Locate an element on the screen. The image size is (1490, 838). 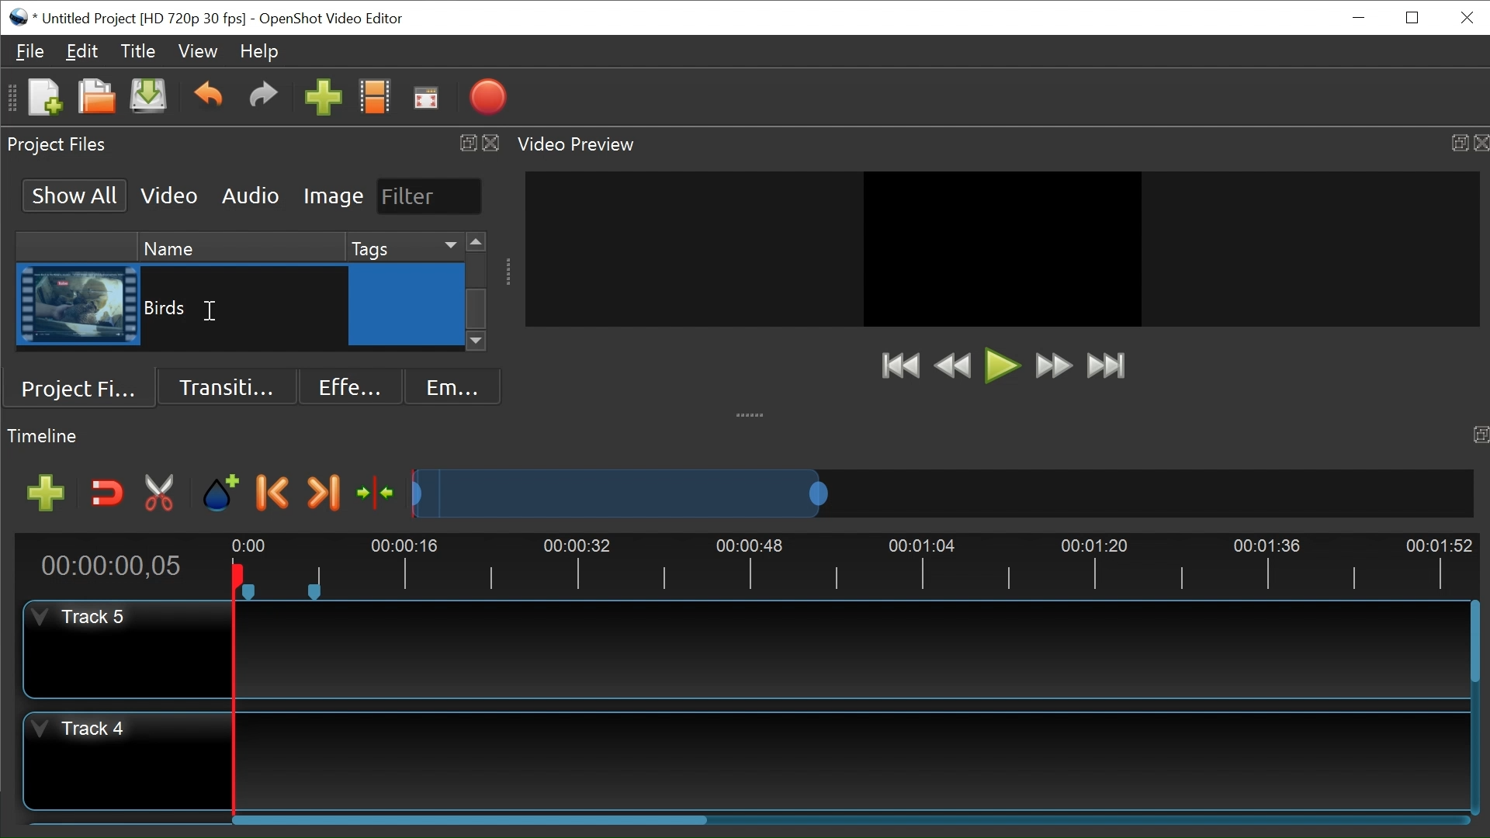
Video is located at coordinates (170, 195).